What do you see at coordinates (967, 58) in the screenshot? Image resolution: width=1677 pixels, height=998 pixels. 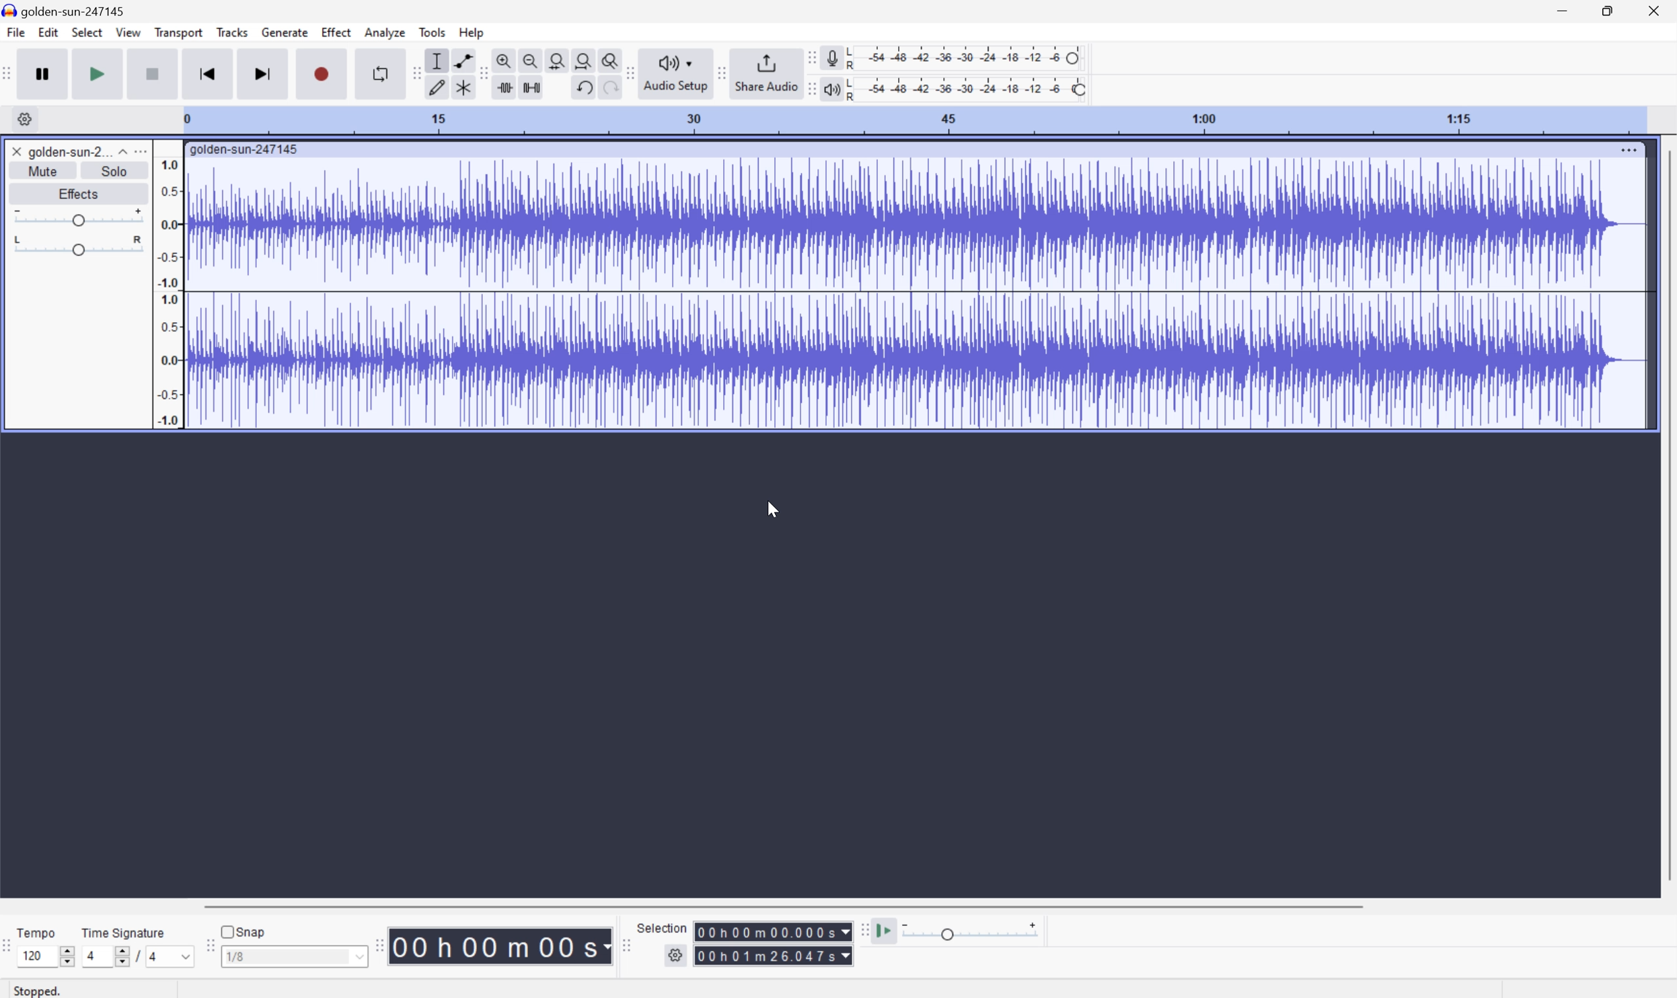 I see `Recording level: 62%` at bounding box center [967, 58].